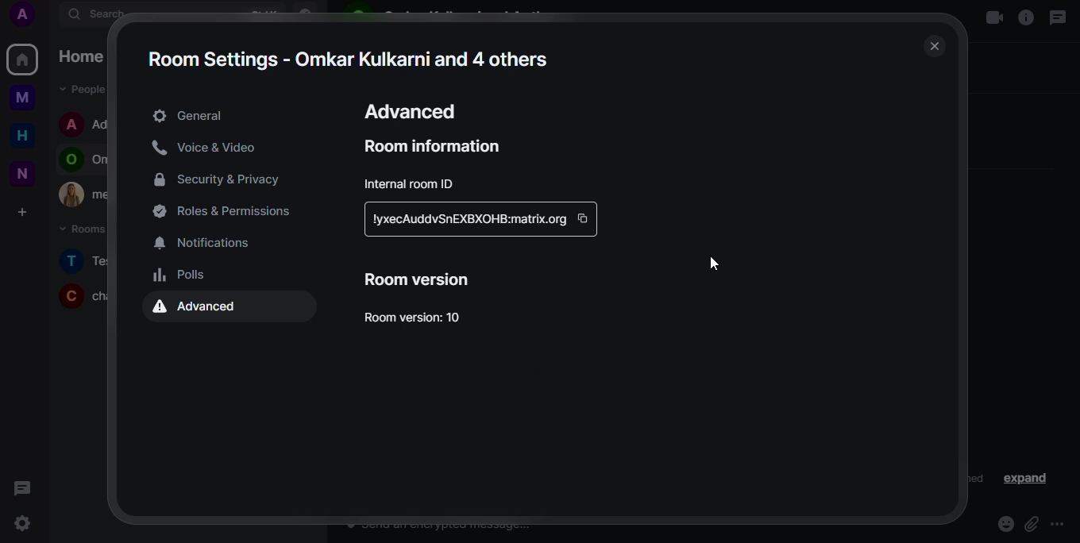 The width and height of the screenshot is (1080, 543). Describe the element at coordinates (467, 219) in the screenshot. I see `server info` at that location.